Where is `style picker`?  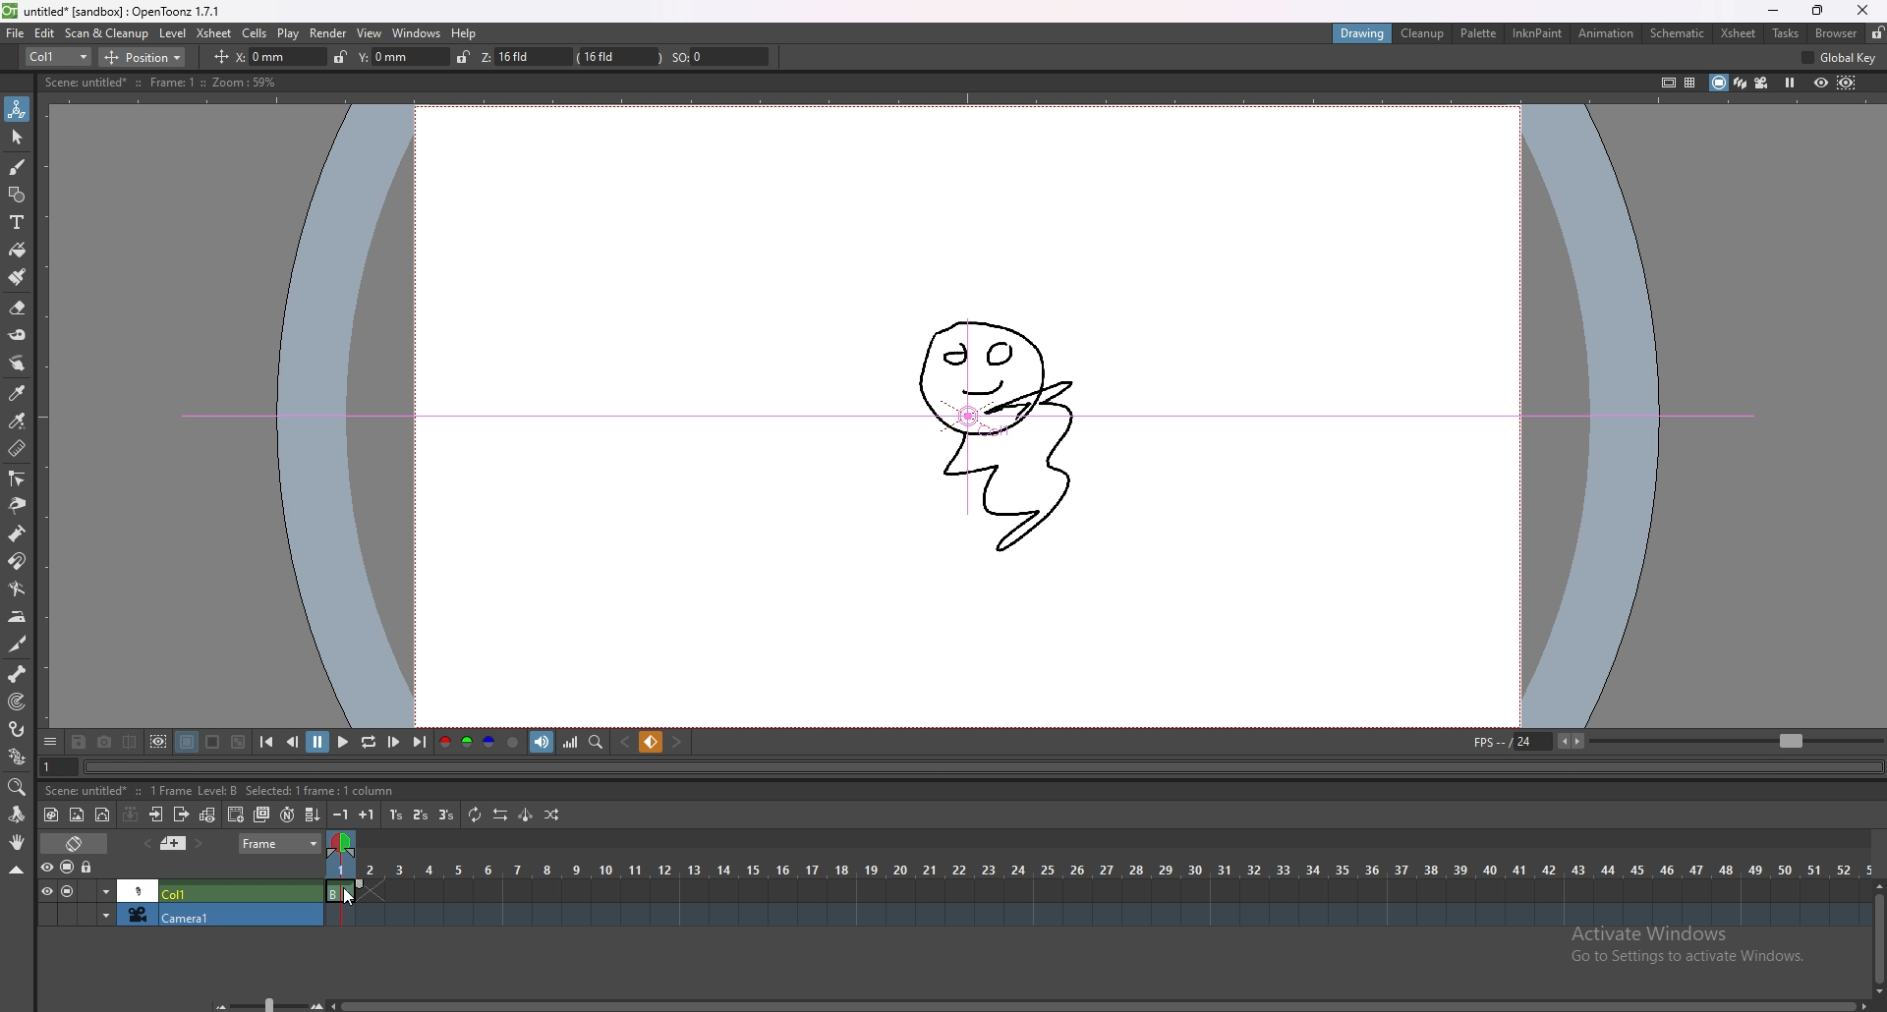
style picker is located at coordinates (18, 392).